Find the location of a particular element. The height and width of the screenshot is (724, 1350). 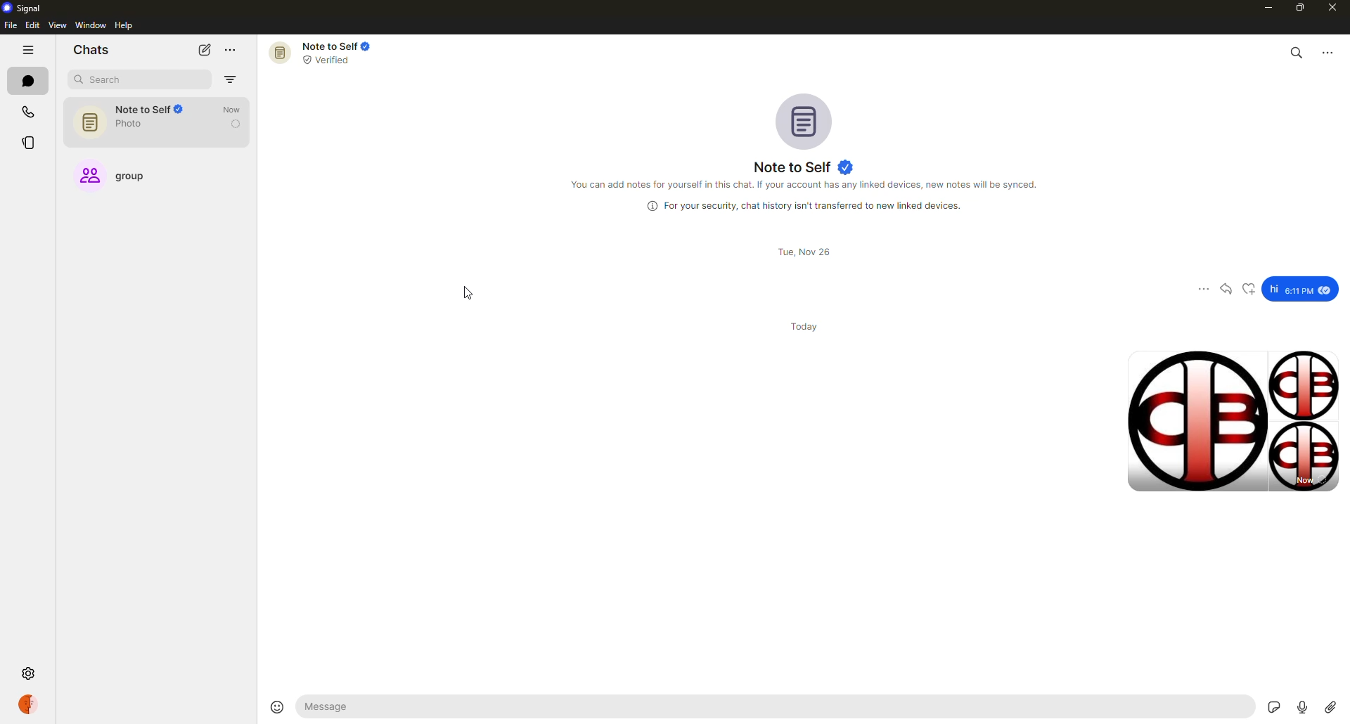

help is located at coordinates (124, 25).